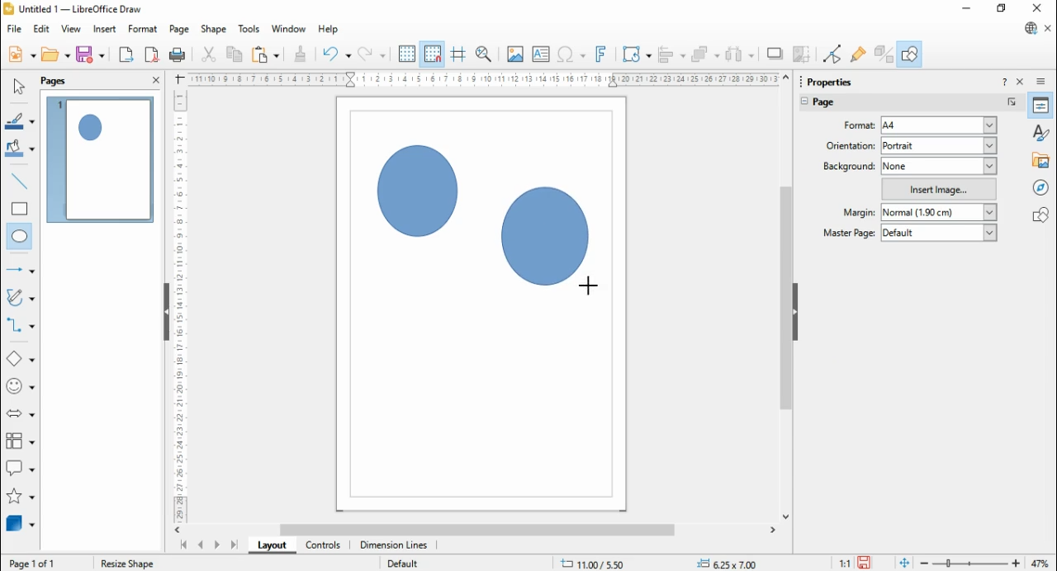 The width and height of the screenshot is (1057, 571). I want to click on portrait, so click(939, 145).